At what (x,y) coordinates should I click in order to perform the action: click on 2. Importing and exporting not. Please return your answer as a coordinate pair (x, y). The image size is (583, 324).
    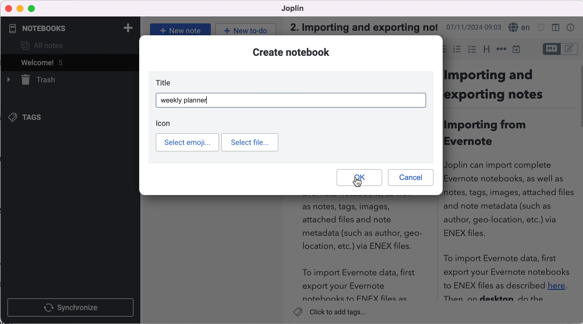
    Looking at the image, I should click on (361, 26).